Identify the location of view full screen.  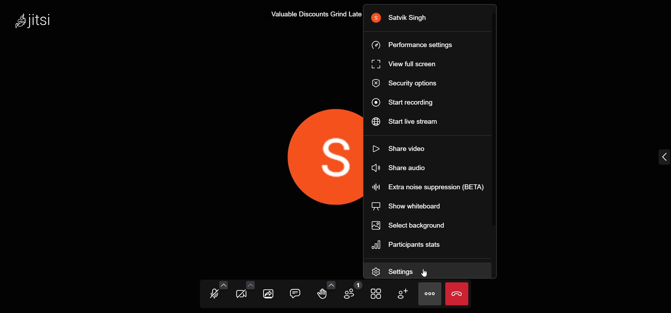
(403, 64).